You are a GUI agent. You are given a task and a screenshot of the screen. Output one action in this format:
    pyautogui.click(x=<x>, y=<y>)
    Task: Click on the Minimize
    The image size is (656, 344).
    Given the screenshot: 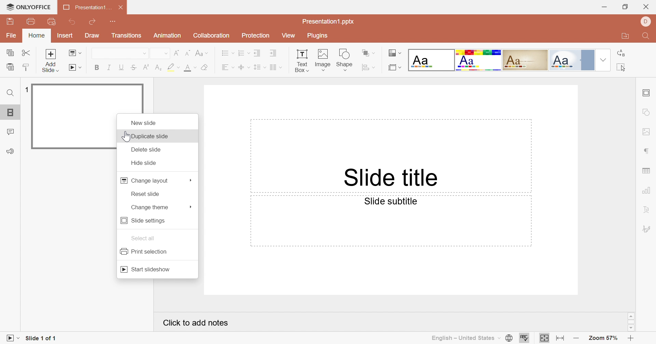 What is the action you would take?
    pyautogui.click(x=604, y=6)
    